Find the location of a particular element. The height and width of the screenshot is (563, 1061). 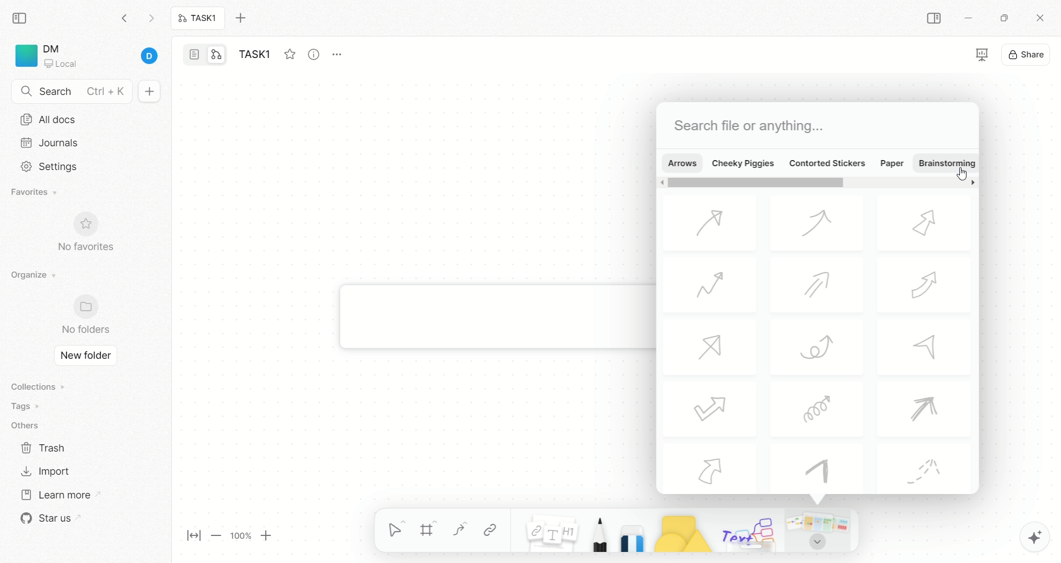

scroll bar is located at coordinates (817, 184).